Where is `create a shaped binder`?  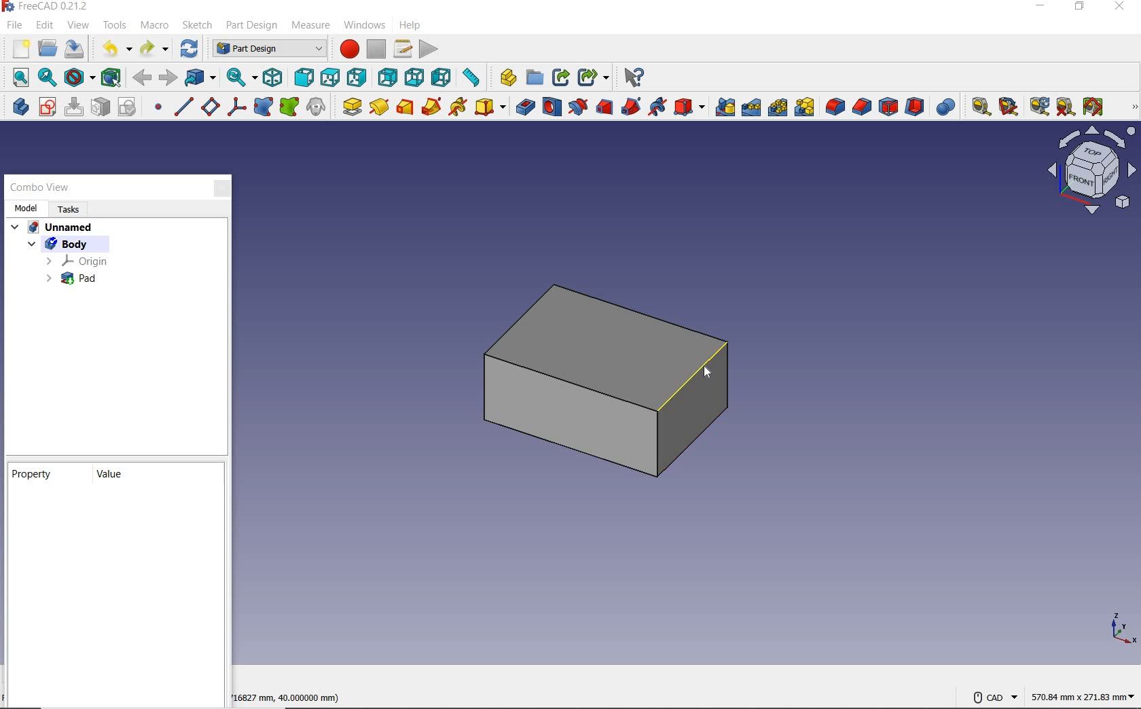
create a shaped binder is located at coordinates (265, 107).